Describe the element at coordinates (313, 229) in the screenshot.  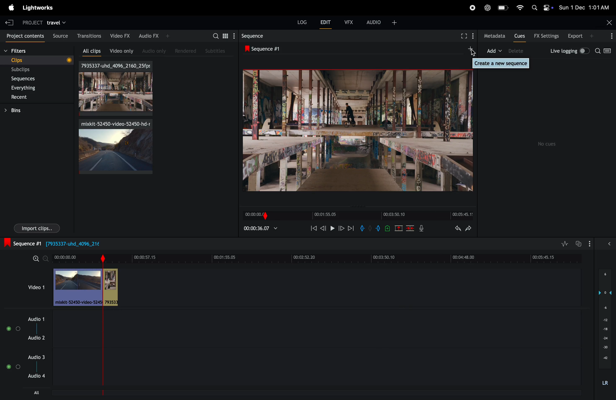
I see `rewind` at that location.